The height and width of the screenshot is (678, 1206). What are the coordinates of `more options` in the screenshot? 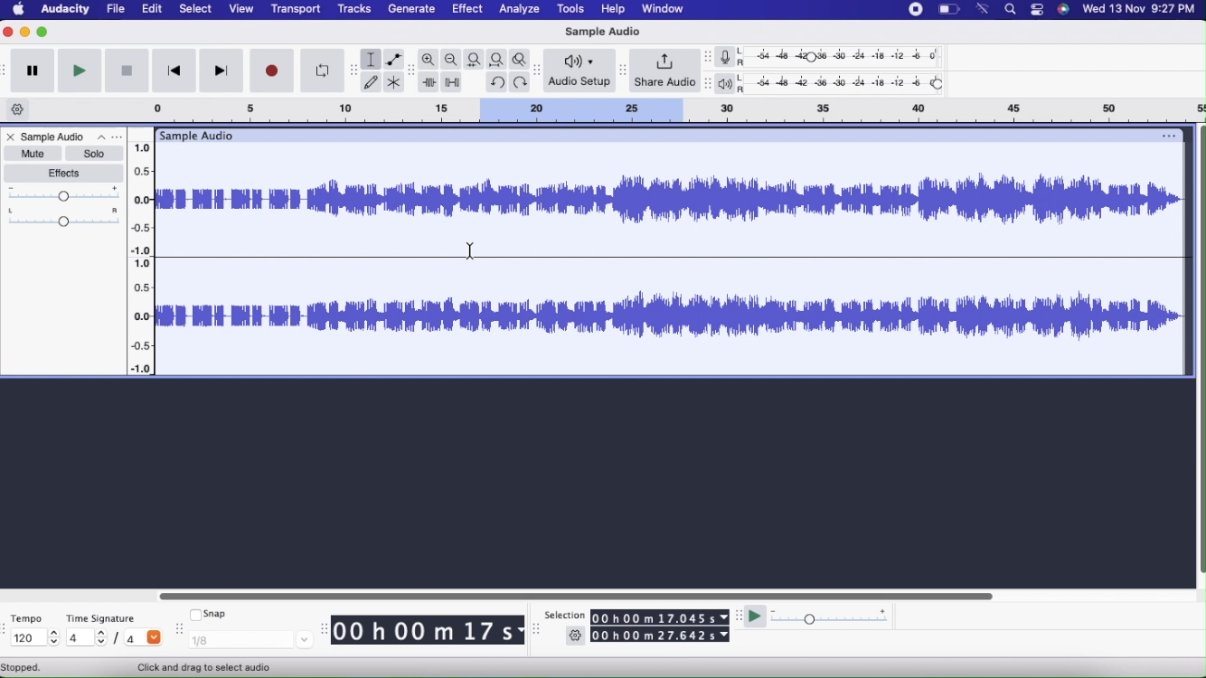 It's located at (108, 137).